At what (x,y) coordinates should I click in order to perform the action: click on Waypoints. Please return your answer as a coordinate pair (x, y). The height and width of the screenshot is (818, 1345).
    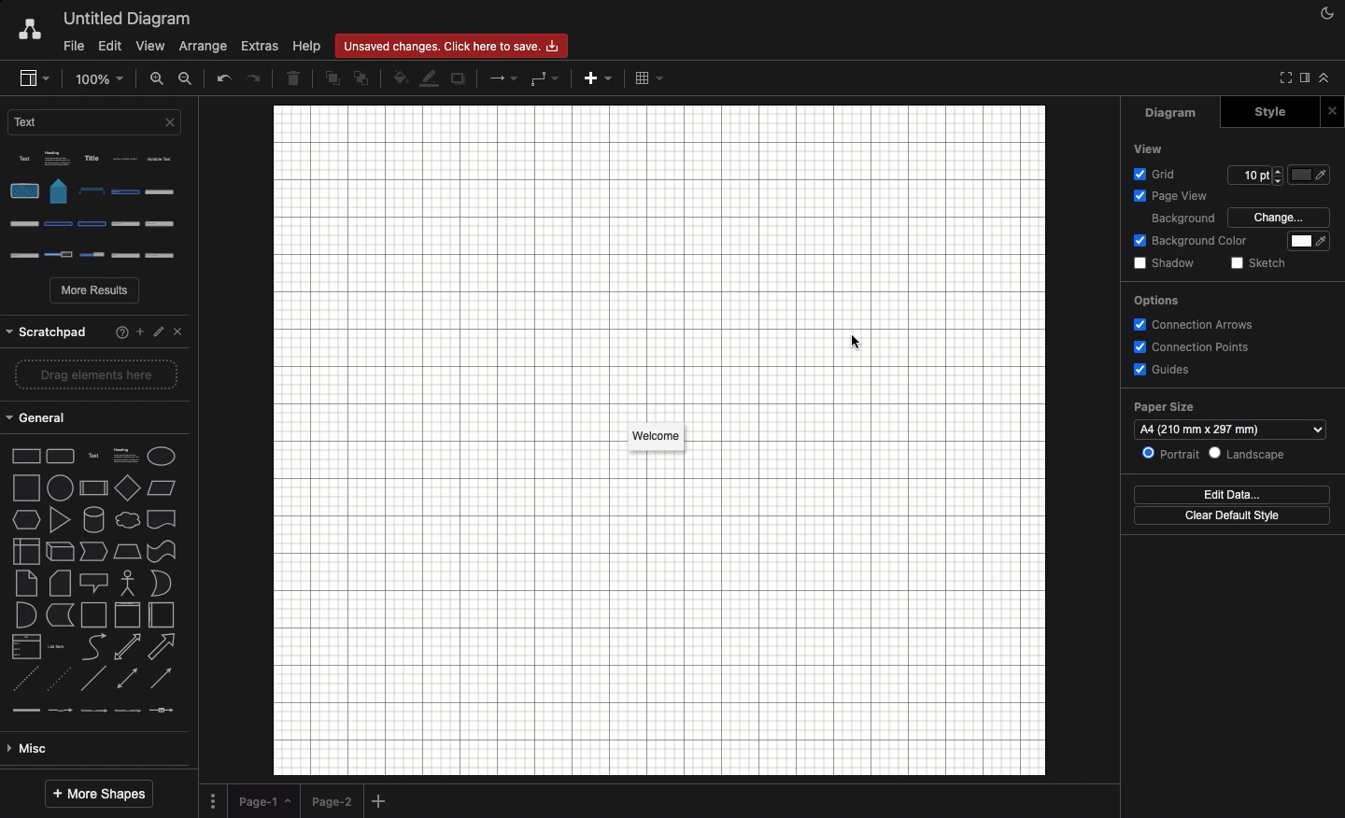
    Looking at the image, I should click on (545, 79).